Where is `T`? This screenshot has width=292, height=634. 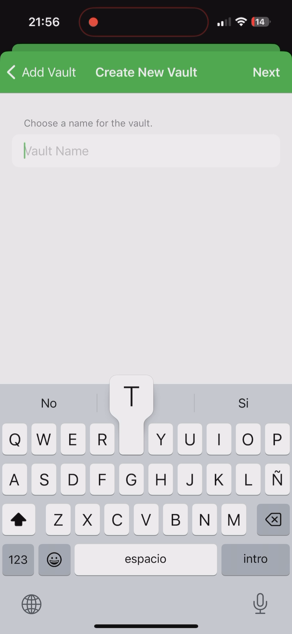 T is located at coordinates (131, 399).